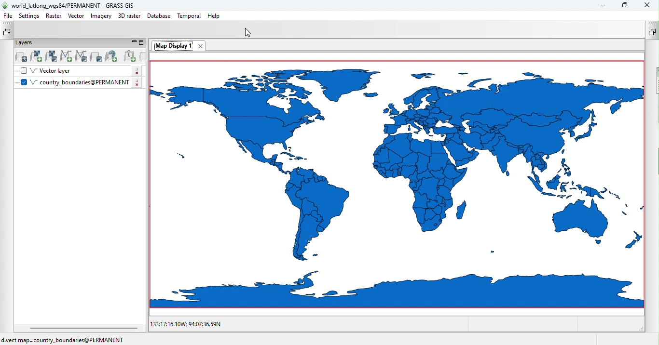 The width and height of the screenshot is (659, 345). What do you see at coordinates (29, 15) in the screenshot?
I see `Settings` at bounding box center [29, 15].